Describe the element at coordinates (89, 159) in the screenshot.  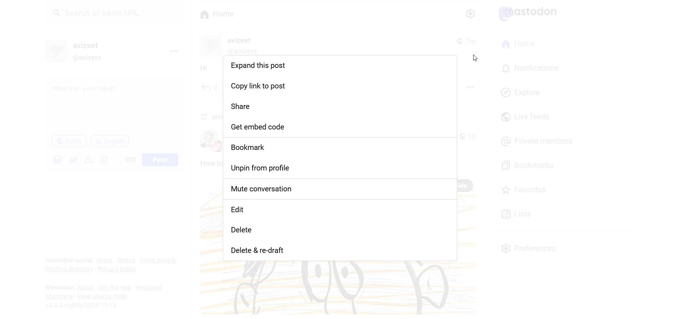
I see `Content Warning` at that location.